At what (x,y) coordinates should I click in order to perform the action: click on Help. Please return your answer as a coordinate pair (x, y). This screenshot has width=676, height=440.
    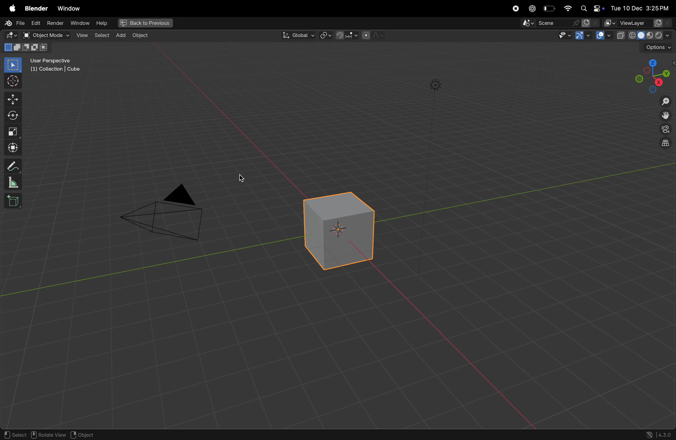
    Looking at the image, I should click on (102, 23).